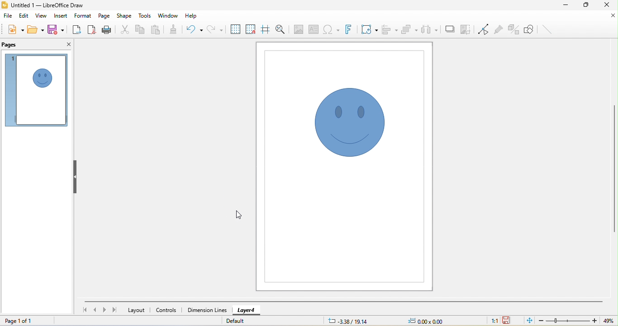 This screenshot has height=326, width=618. Describe the element at coordinates (614, 168) in the screenshot. I see ` vertical scroll bar` at that location.